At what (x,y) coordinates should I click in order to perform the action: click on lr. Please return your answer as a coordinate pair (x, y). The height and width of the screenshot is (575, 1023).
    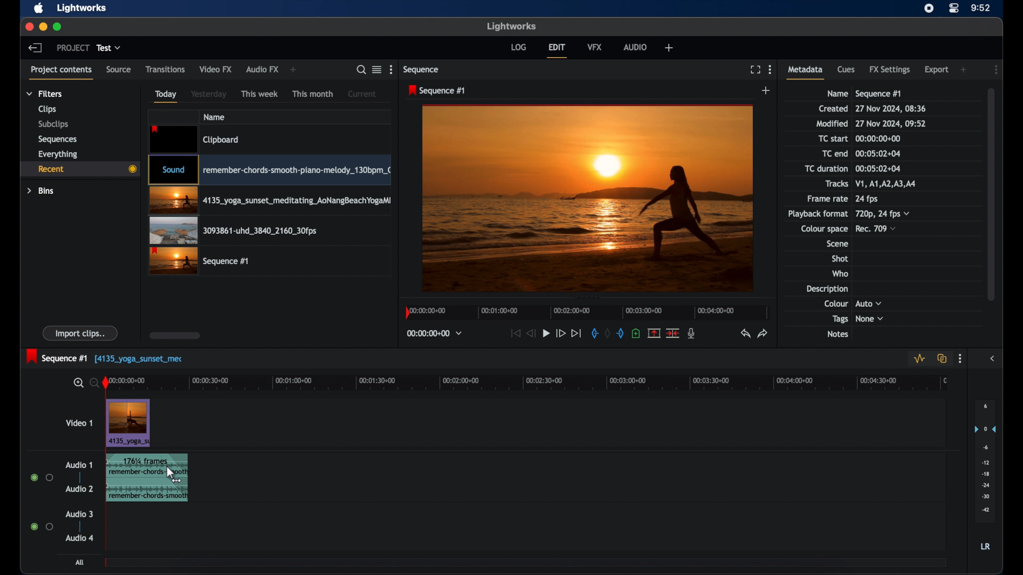
    Looking at the image, I should click on (985, 546).